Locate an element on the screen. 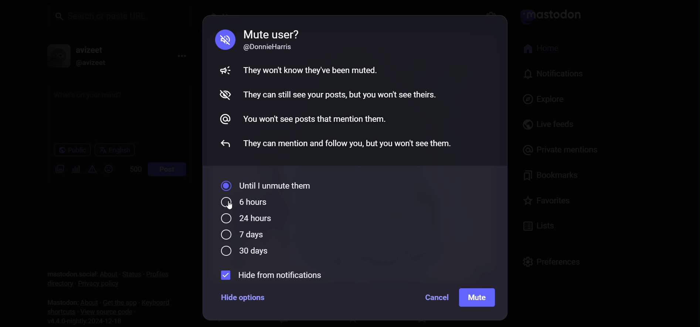 The width and height of the screenshot is (700, 327). mute is located at coordinates (222, 71).